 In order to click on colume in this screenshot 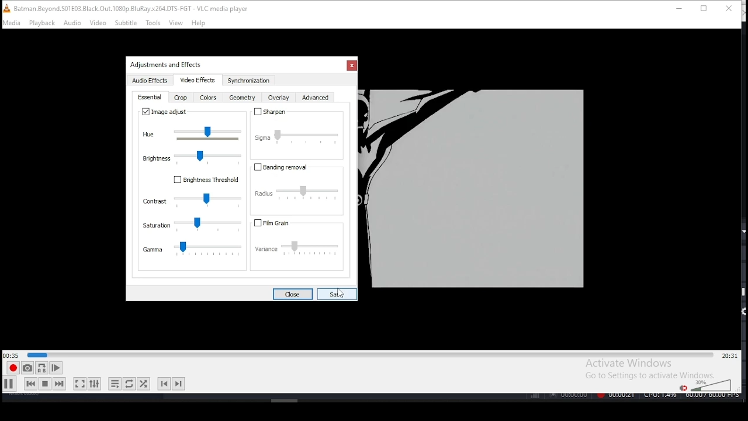, I will do `click(711, 385)`.